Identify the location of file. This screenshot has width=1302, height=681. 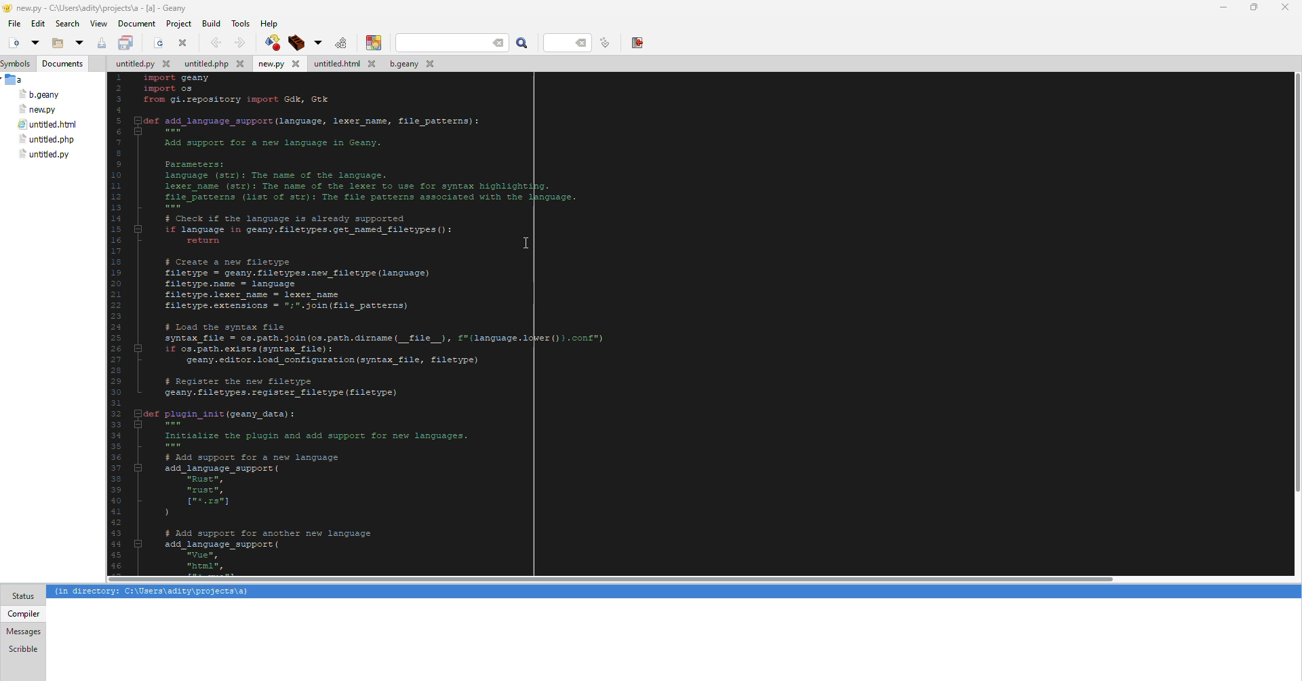
(342, 64).